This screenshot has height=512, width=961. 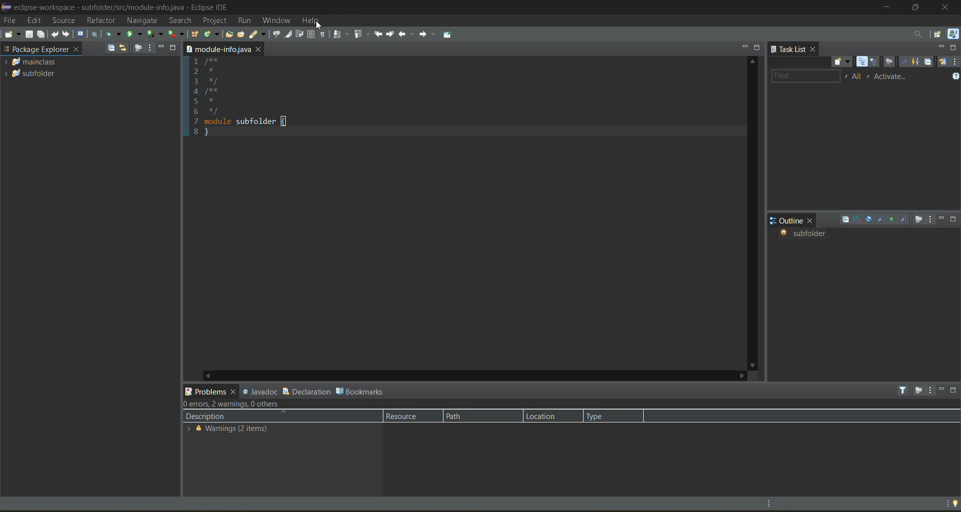 I want to click on maximize, so click(x=917, y=6).